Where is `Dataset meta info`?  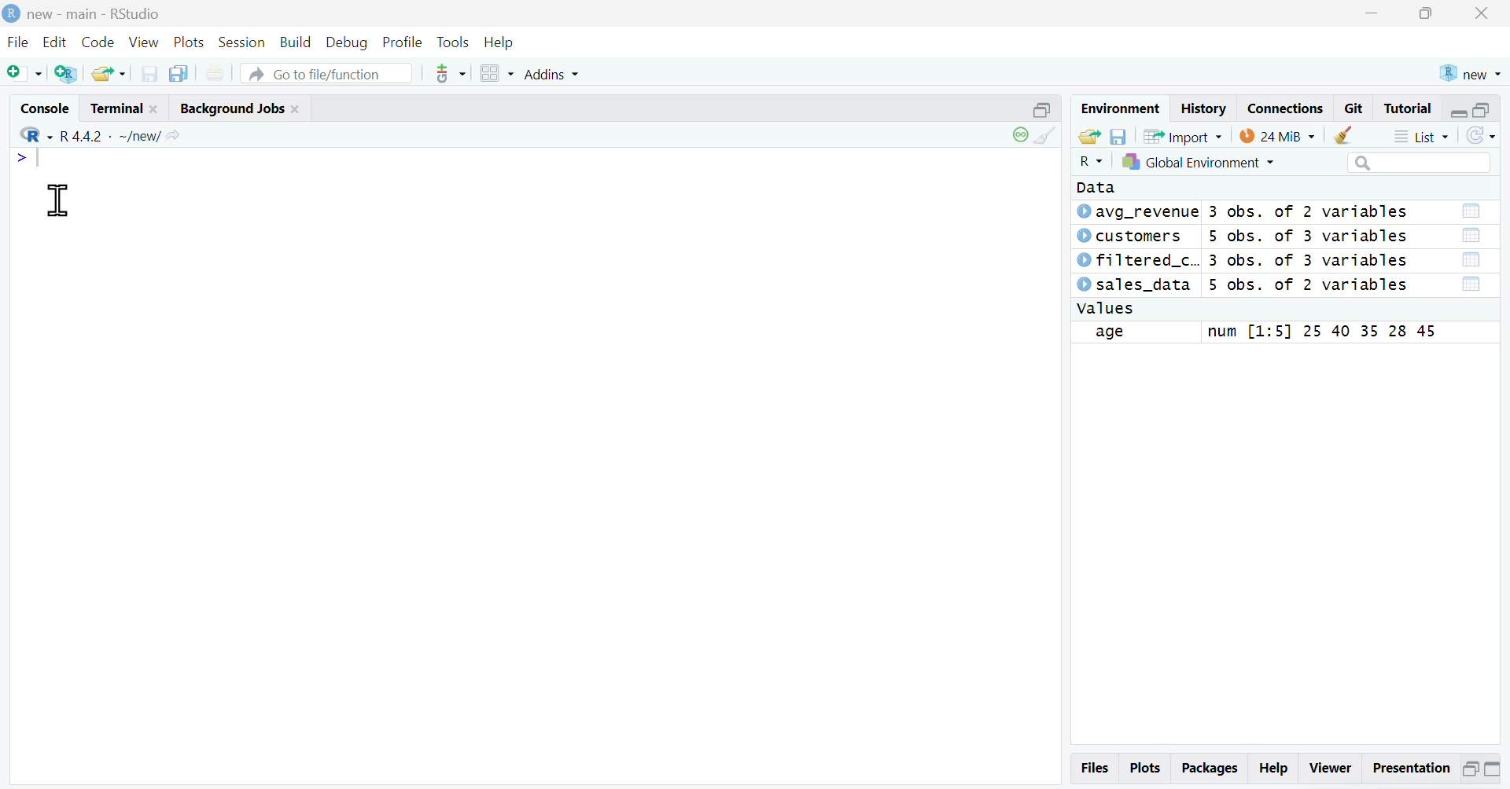 Dataset meta info is located at coordinates (1311, 249).